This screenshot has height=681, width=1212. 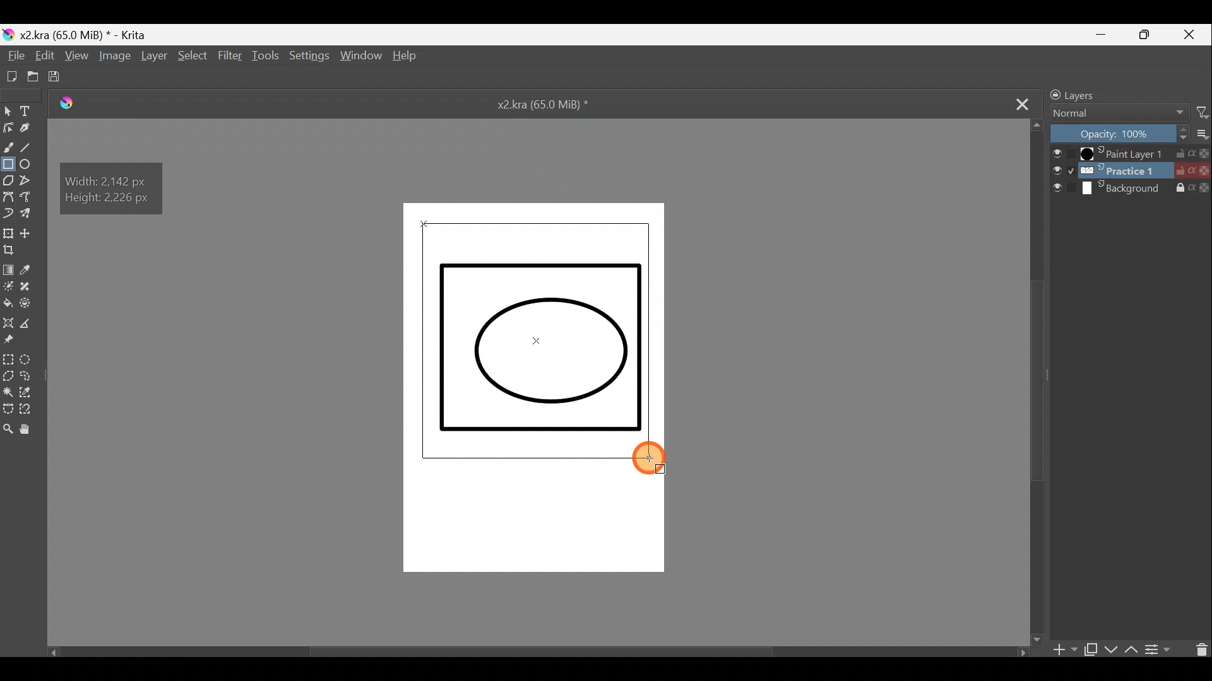 What do you see at coordinates (8, 427) in the screenshot?
I see `Zoom tool` at bounding box center [8, 427].